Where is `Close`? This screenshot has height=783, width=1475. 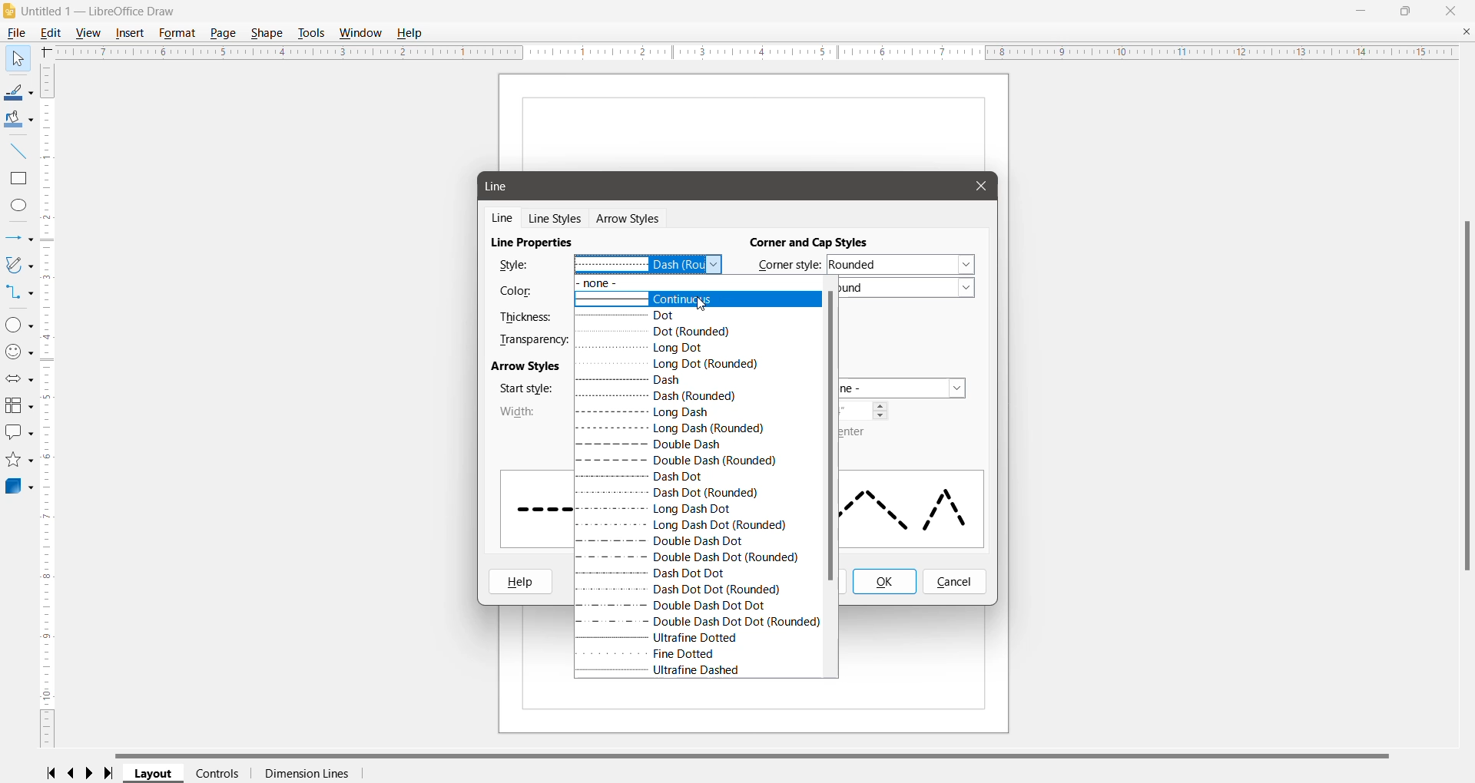 Close is located at coordinates (1451, 12).